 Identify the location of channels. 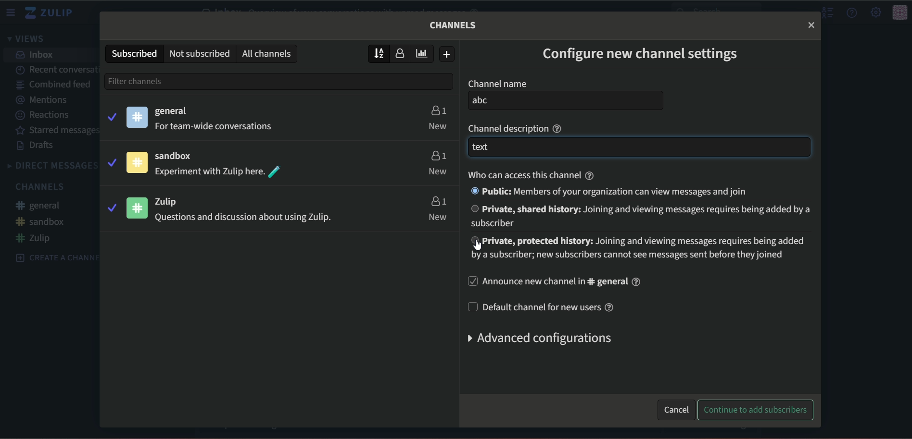
(42, 186).